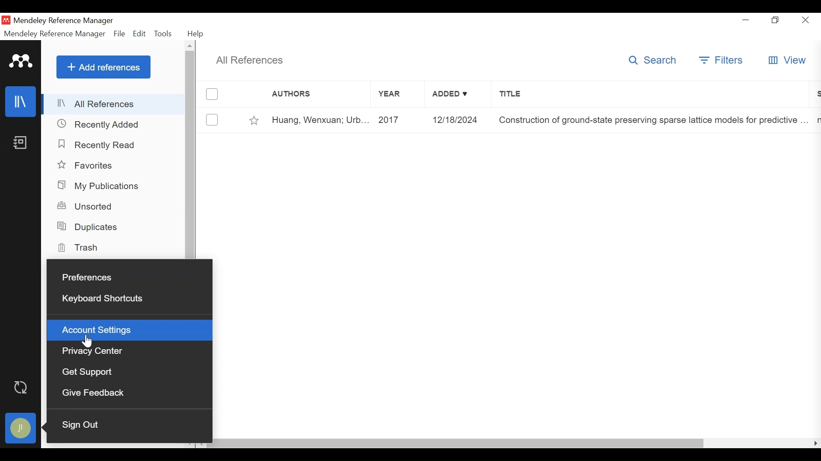 The image size is (821, 461). What do you see at coordinates (721, 61) in the screenshot?
I see `Filters` at bounding box center [721, 61].